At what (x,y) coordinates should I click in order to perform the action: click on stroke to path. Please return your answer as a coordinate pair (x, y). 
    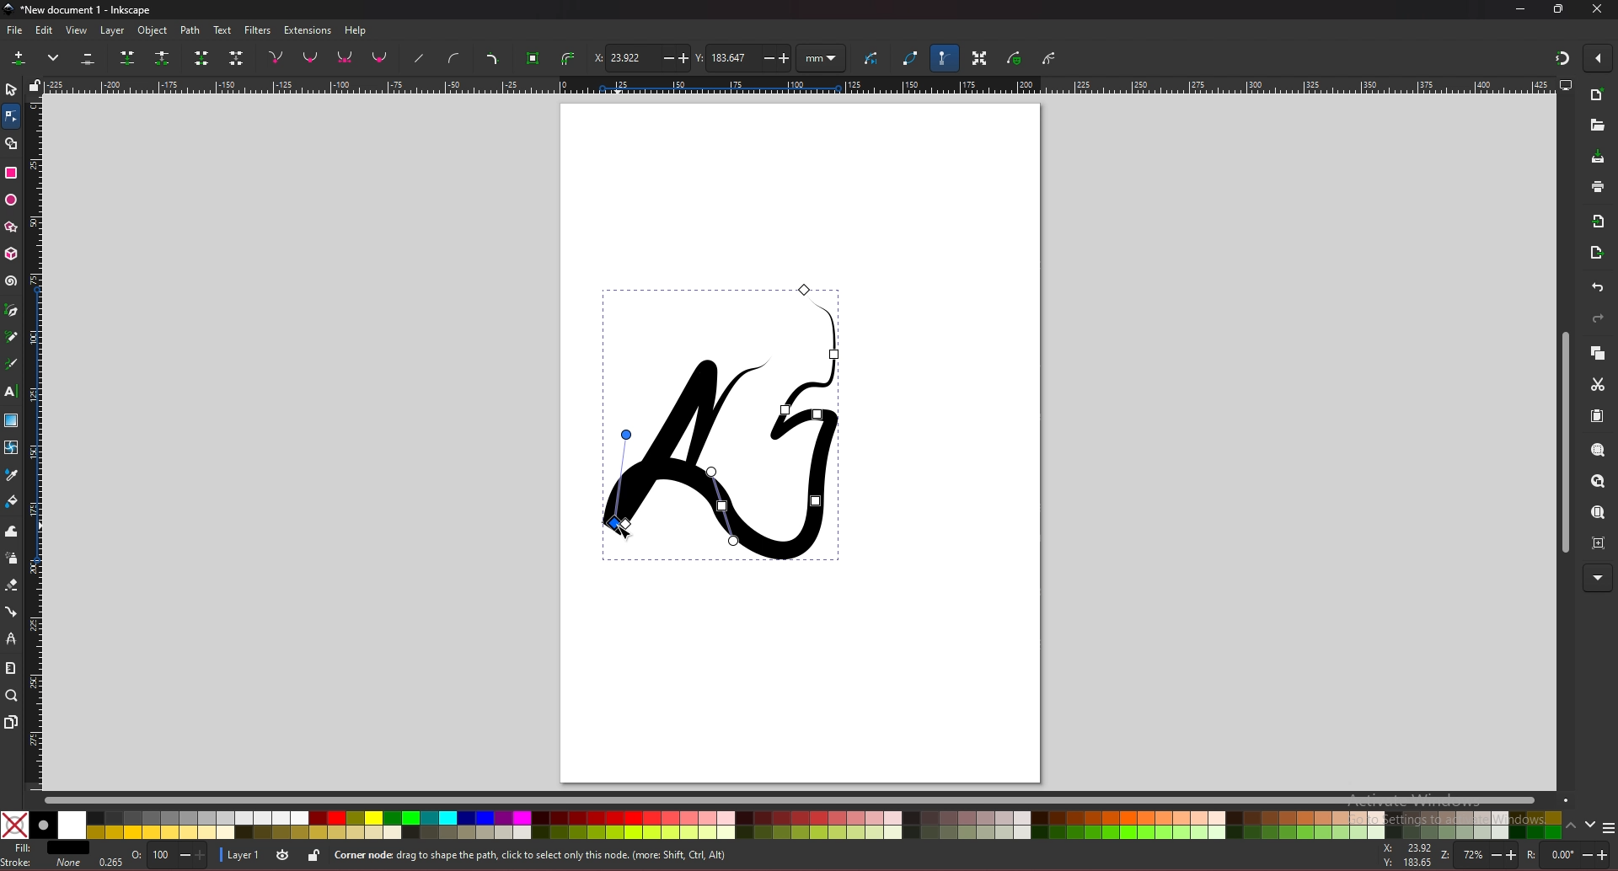
    Looking at the image, I should click on (568, 58).